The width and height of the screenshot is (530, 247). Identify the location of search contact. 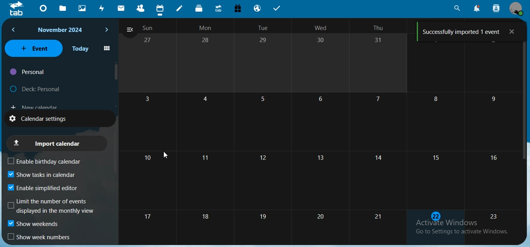
(496, 7).